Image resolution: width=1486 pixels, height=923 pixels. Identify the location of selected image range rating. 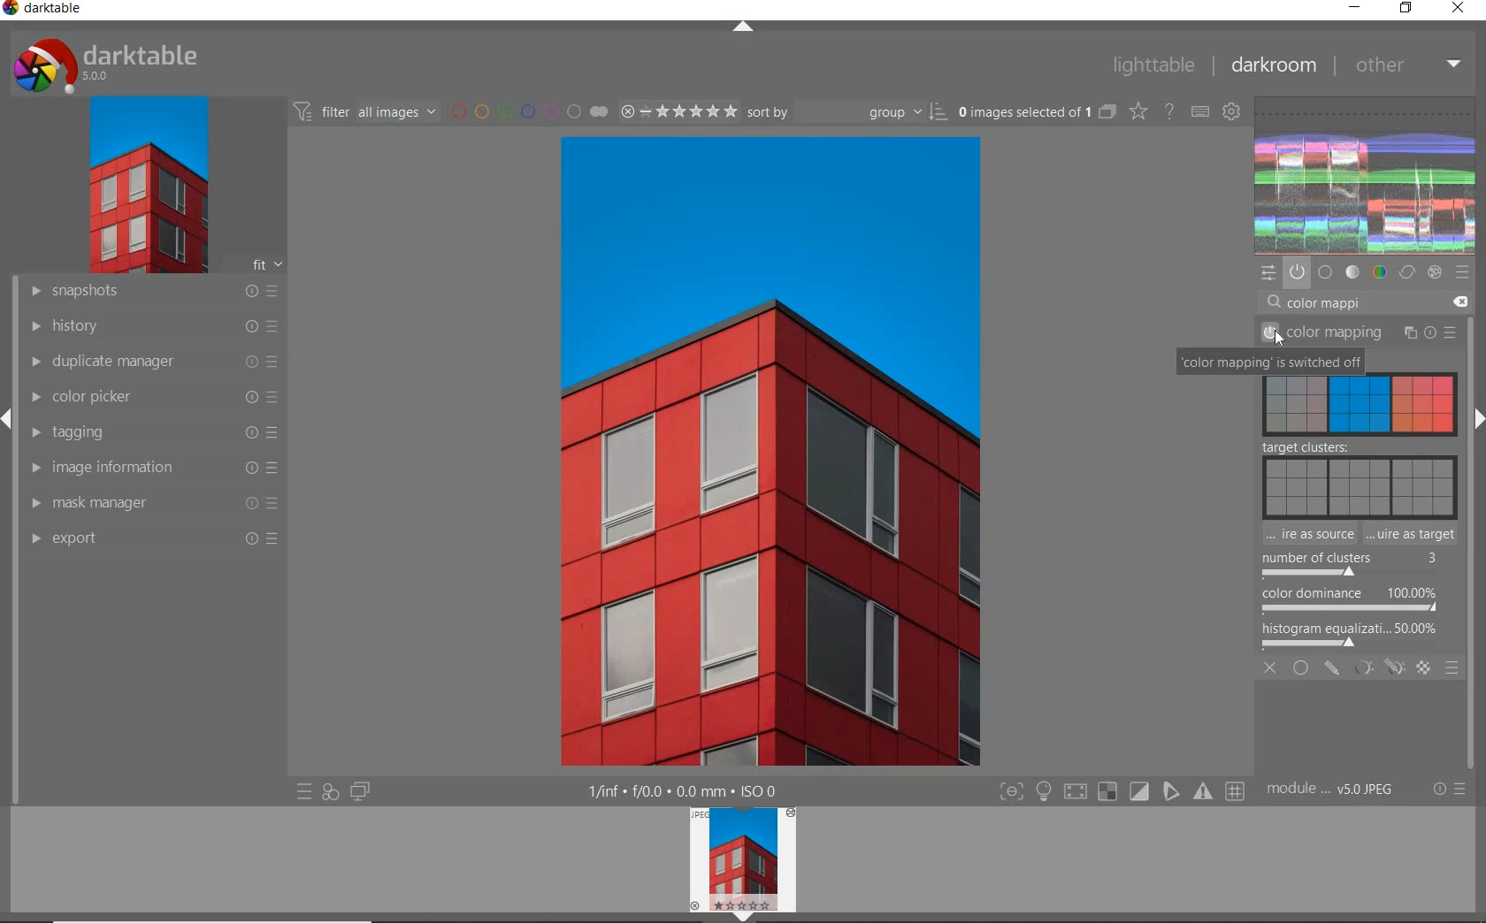
(677, 111).